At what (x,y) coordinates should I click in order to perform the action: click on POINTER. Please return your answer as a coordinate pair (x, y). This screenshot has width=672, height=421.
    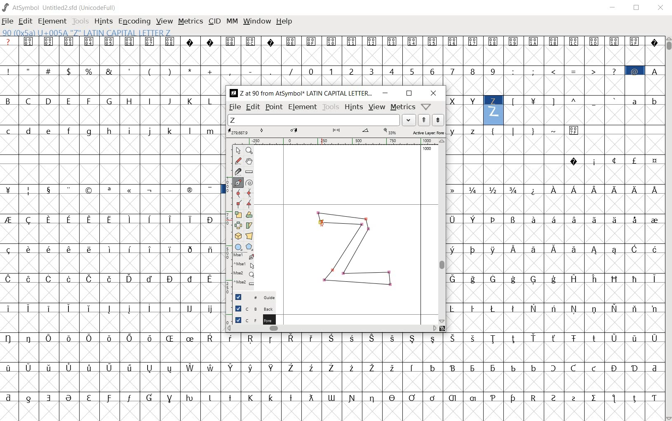
    Looking at the image, I should click on (238, 151).